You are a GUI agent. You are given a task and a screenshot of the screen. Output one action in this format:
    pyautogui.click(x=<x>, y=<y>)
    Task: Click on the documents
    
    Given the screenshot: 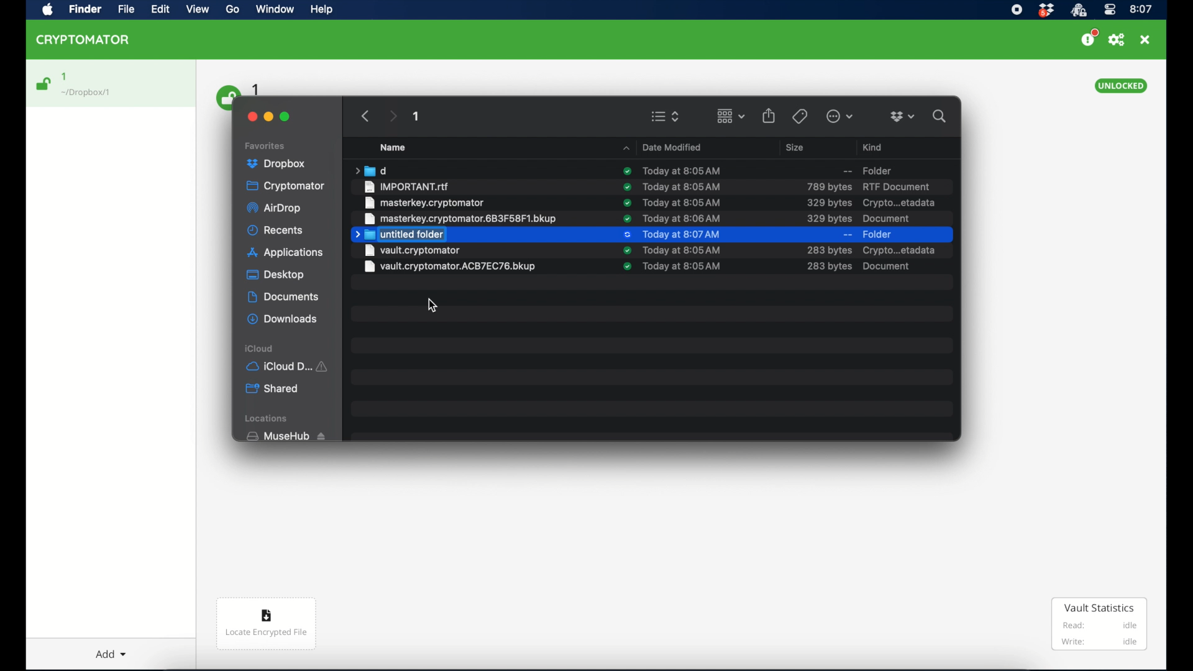 What is the action you would take?
    pyautogui.click(x=283, y=297)
    